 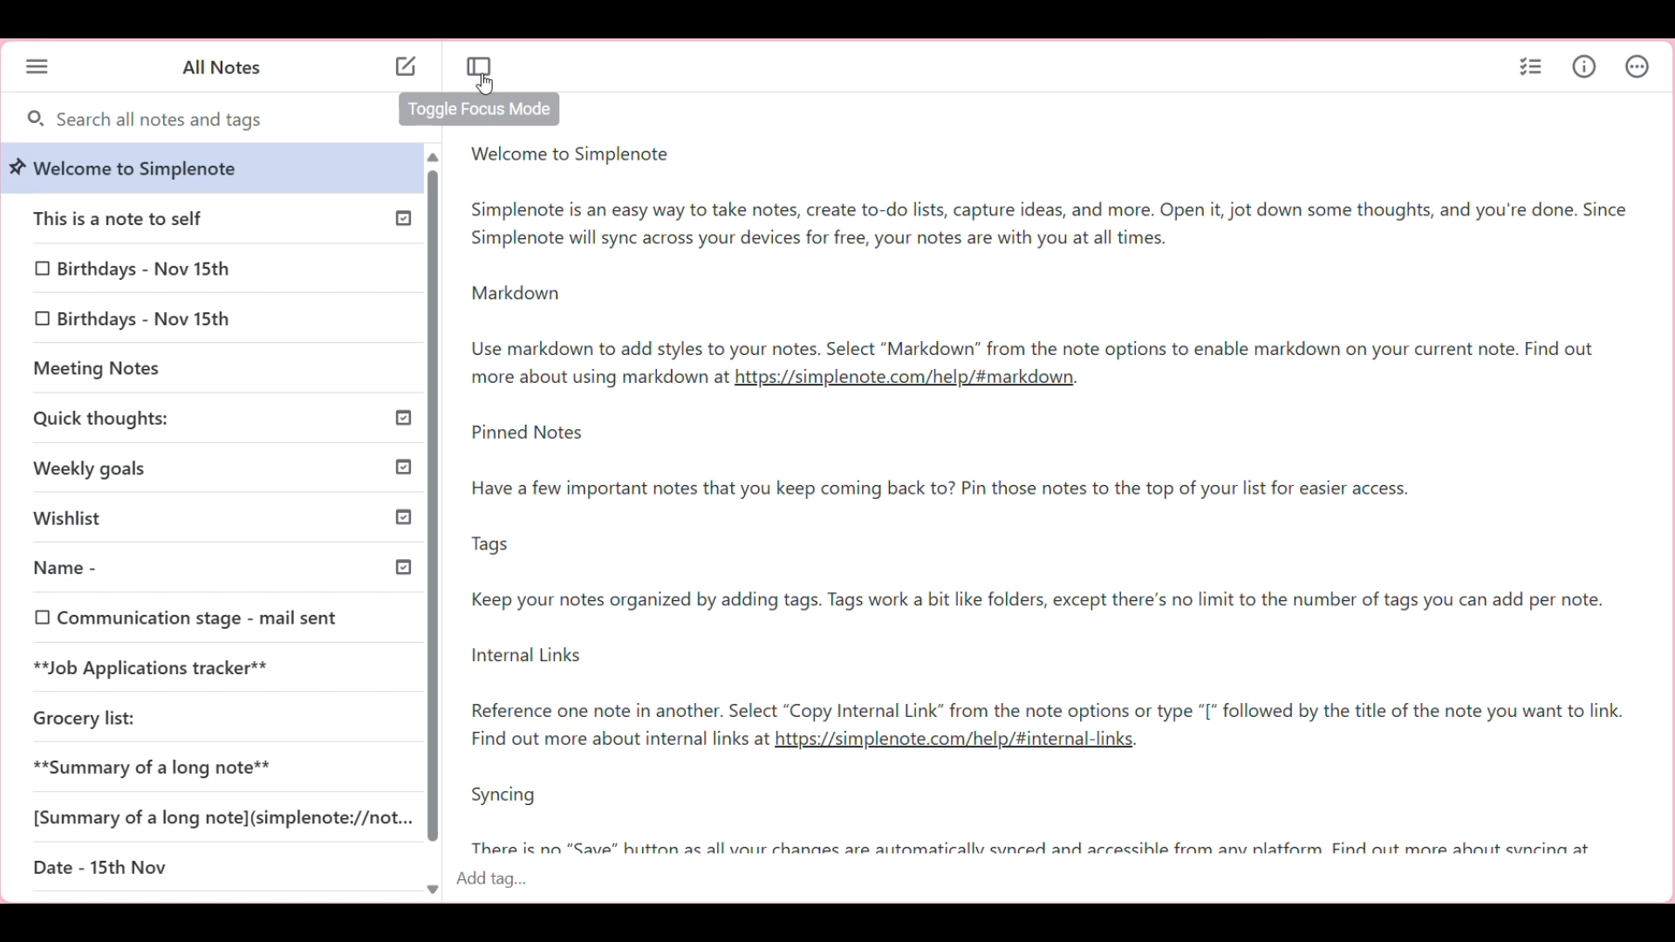 What do you see at coordinates (1046, 570) in the screenshot?
I see `Pinned notes-note2` at bounding box center [1046, 570].